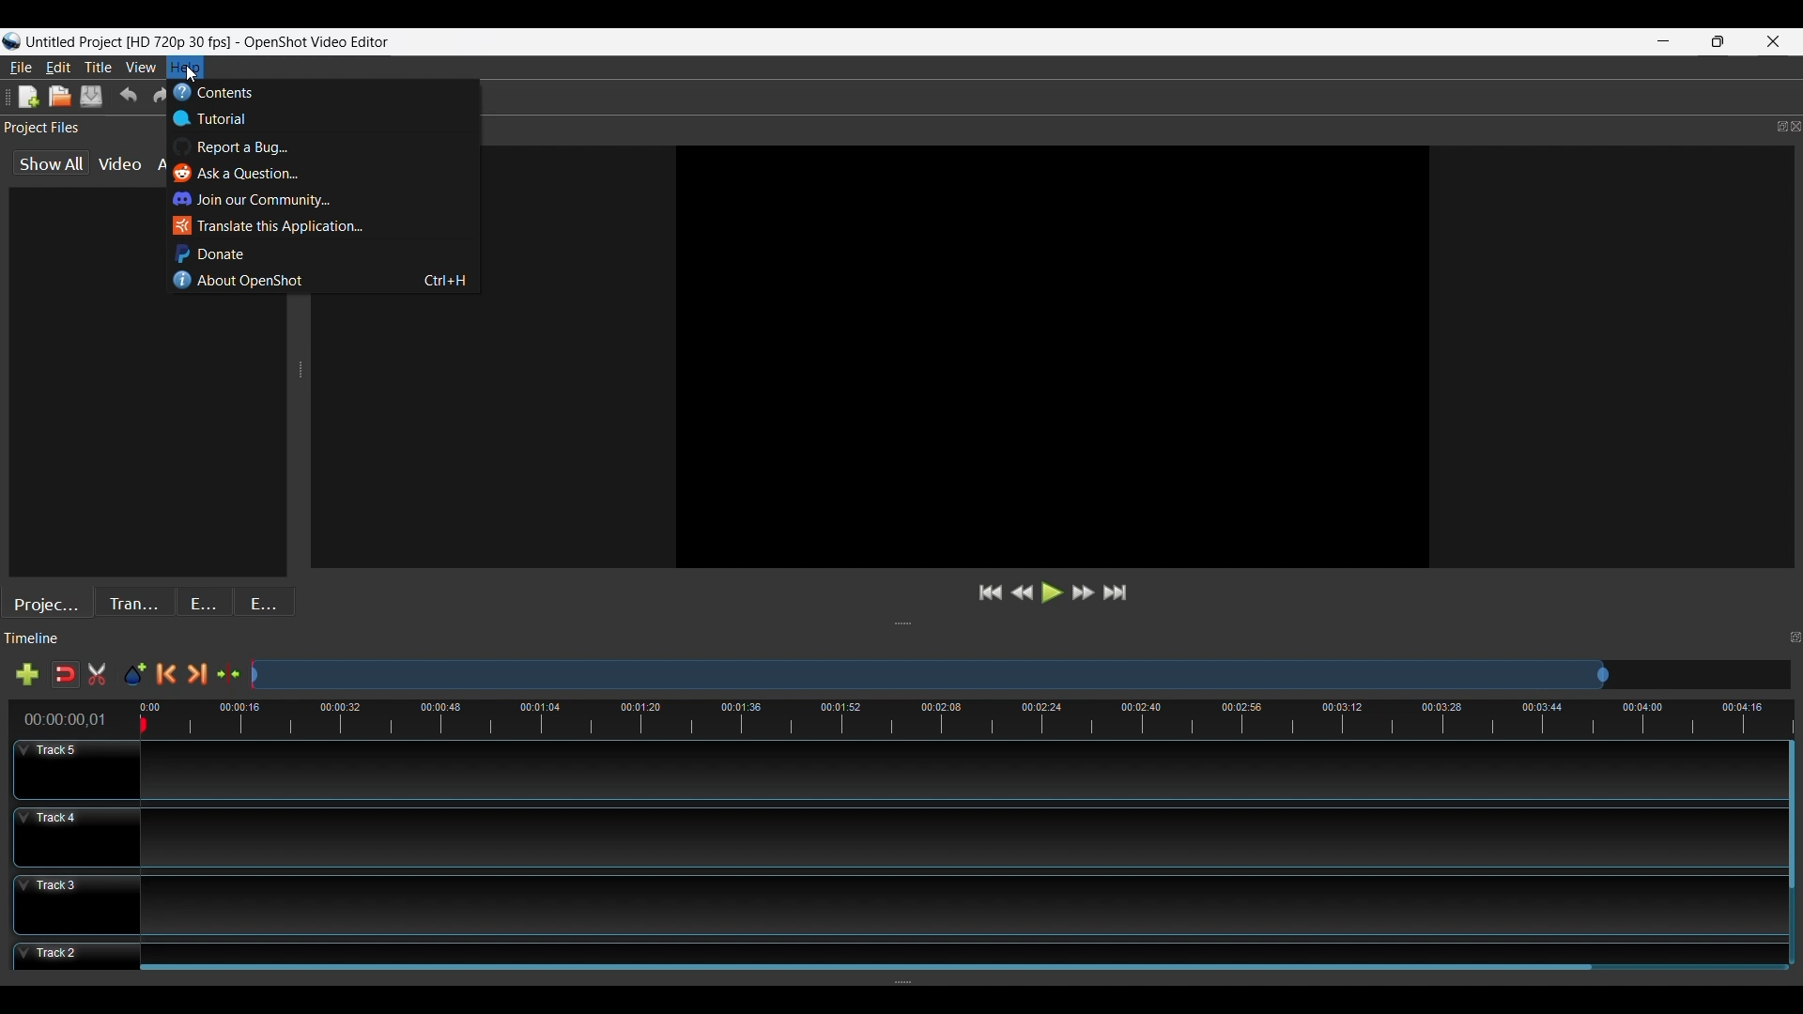 The height and width of the screenshot is (1014, 1803). What do you see at coordinates (64, 673) in the screenshot?
I see `Razor` at bounding box center [64, 673].